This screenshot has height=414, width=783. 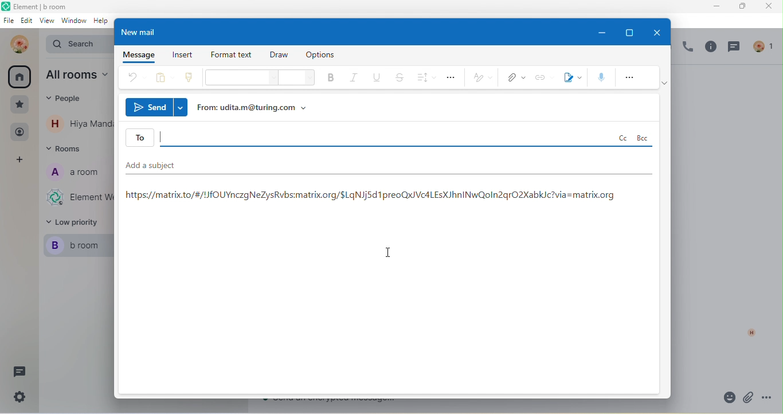 I want to click on option, so click(x=323, y=55).